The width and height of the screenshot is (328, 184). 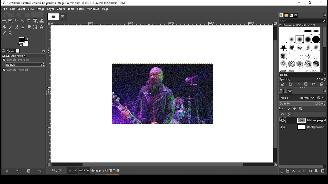 I want to click on free selection tool, so click(x=17, y=21).